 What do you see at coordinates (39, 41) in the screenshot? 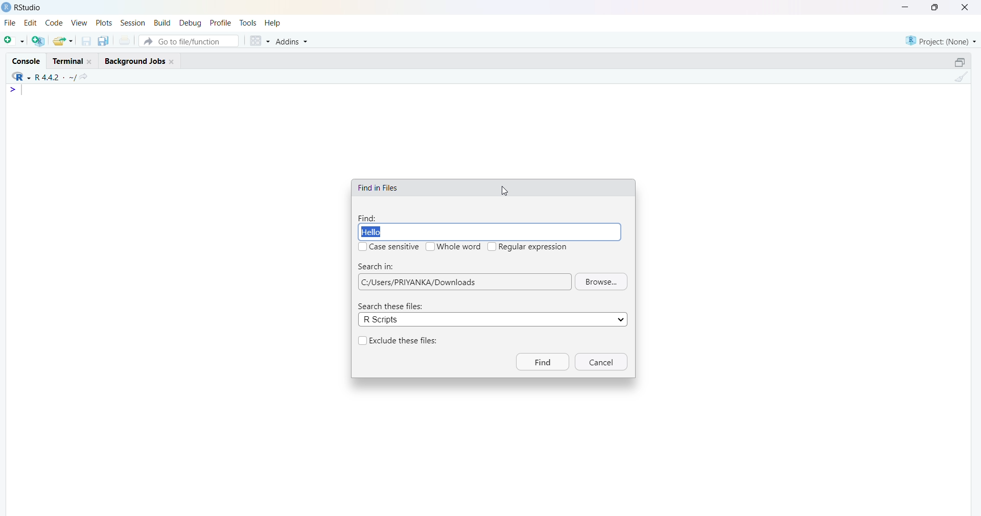
I see `add file` at bounding box center [39, 41].